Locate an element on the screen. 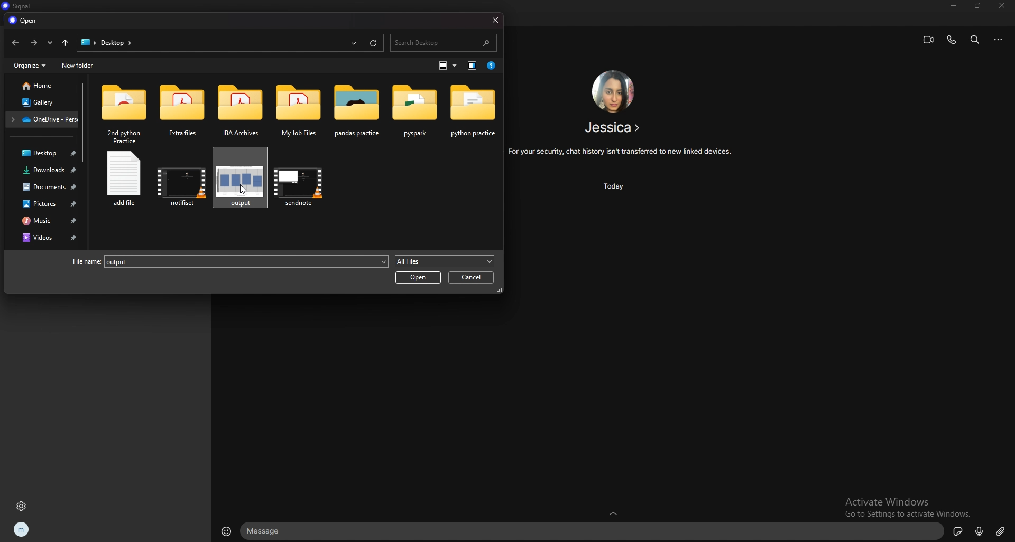 The height and width of the screenshot is (542, 1015). folder is located at coordinates (474, 110).